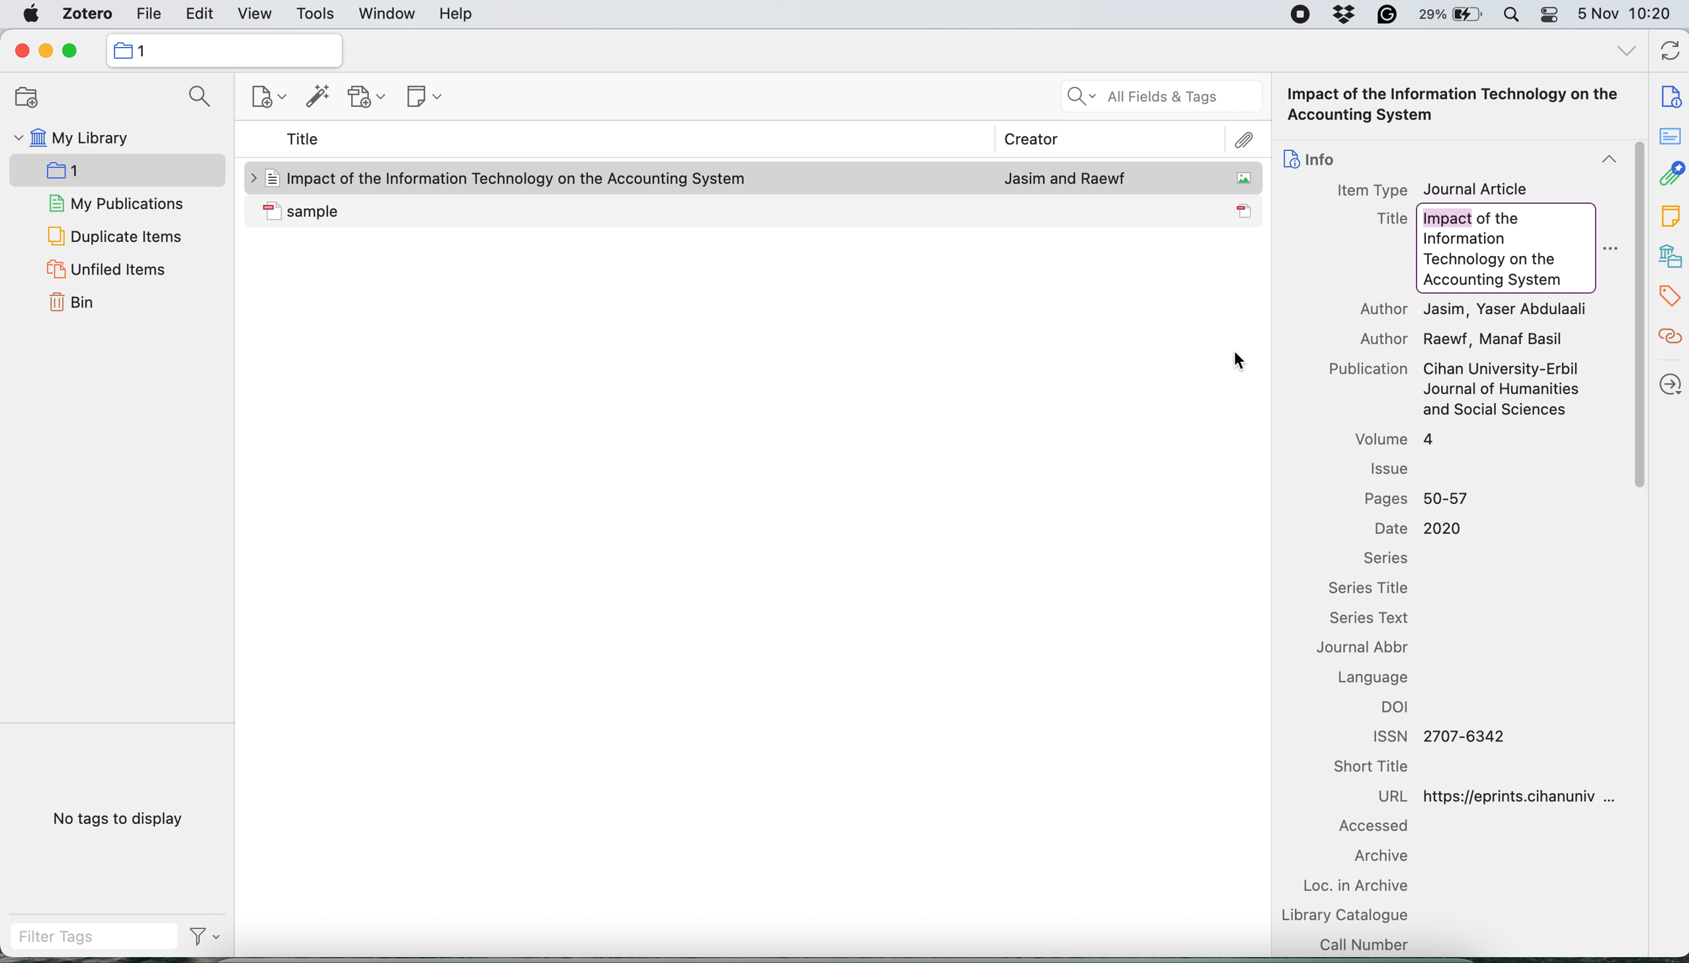 The image size is (1689, 963). I want to click on series text, so click(1377, 618).